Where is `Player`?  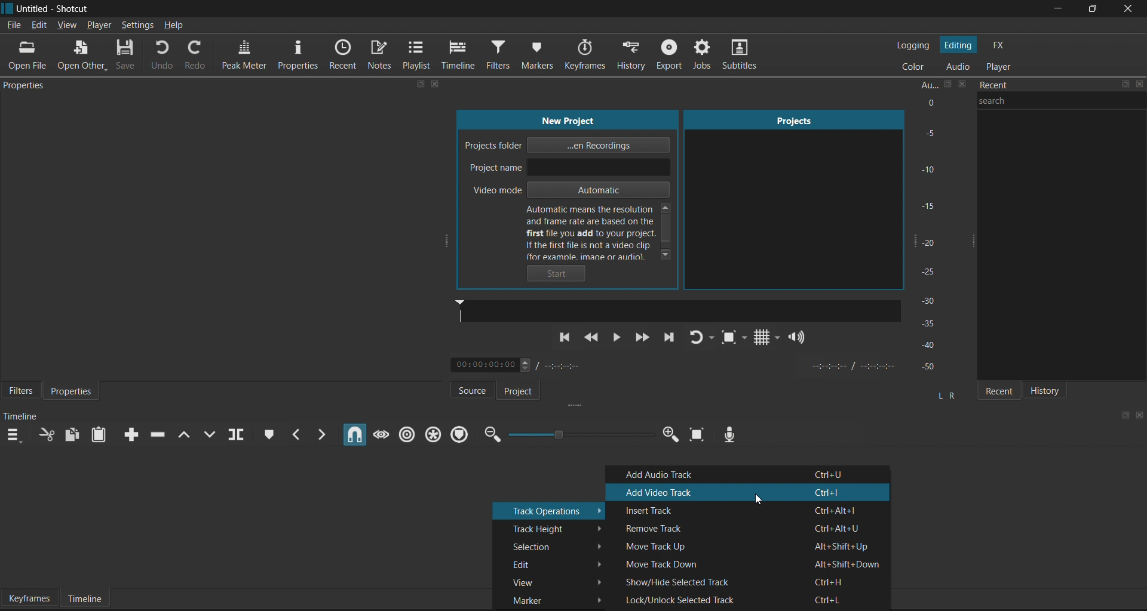 Player is located at coordinates (1001, 66).